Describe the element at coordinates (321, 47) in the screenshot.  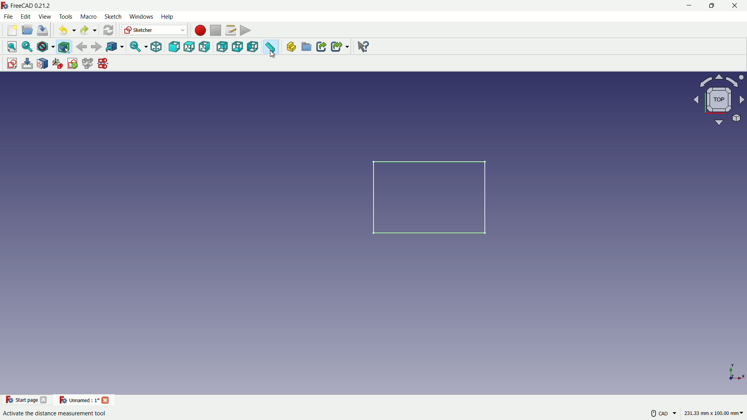
I see `make link` at that location.